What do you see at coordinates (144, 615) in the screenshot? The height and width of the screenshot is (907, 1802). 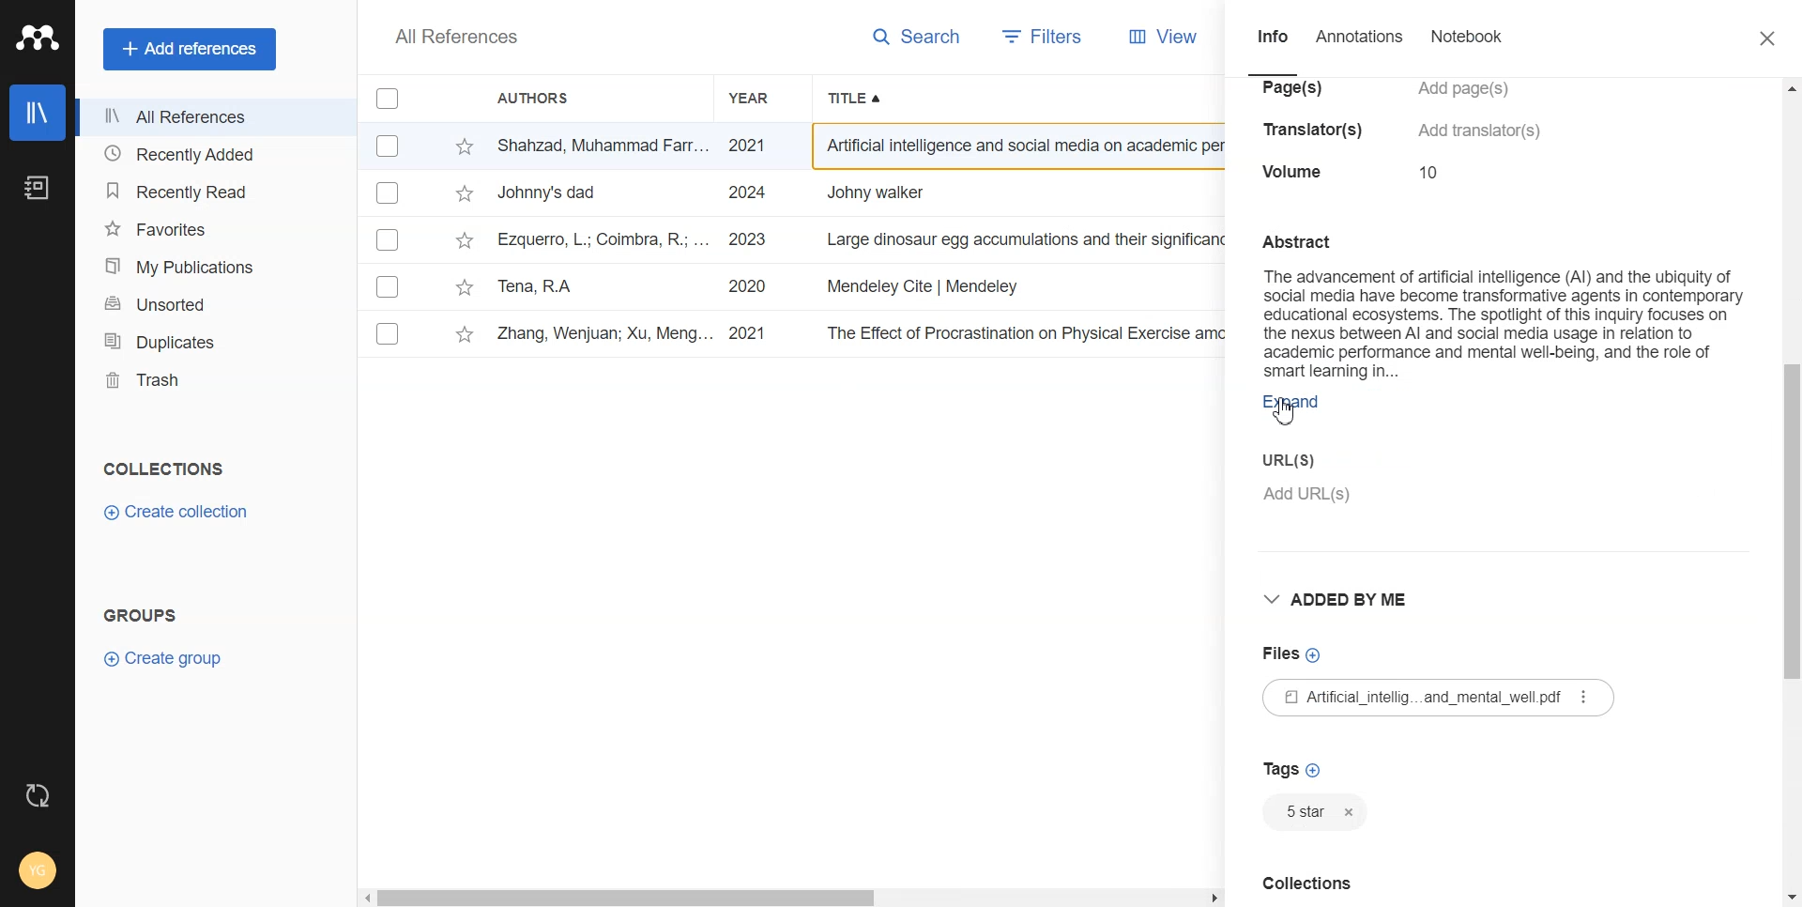 I see `Text ` at bounding box center [144, 615].